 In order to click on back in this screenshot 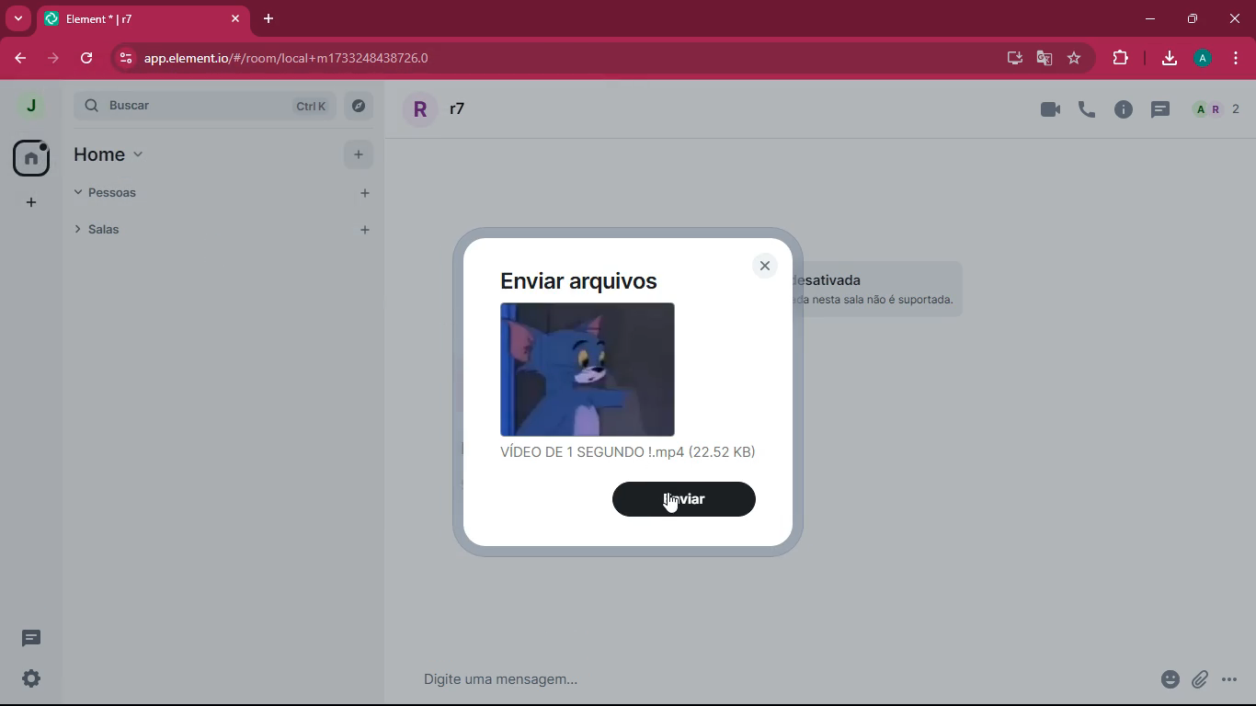, I will do `click(17, 60)`.